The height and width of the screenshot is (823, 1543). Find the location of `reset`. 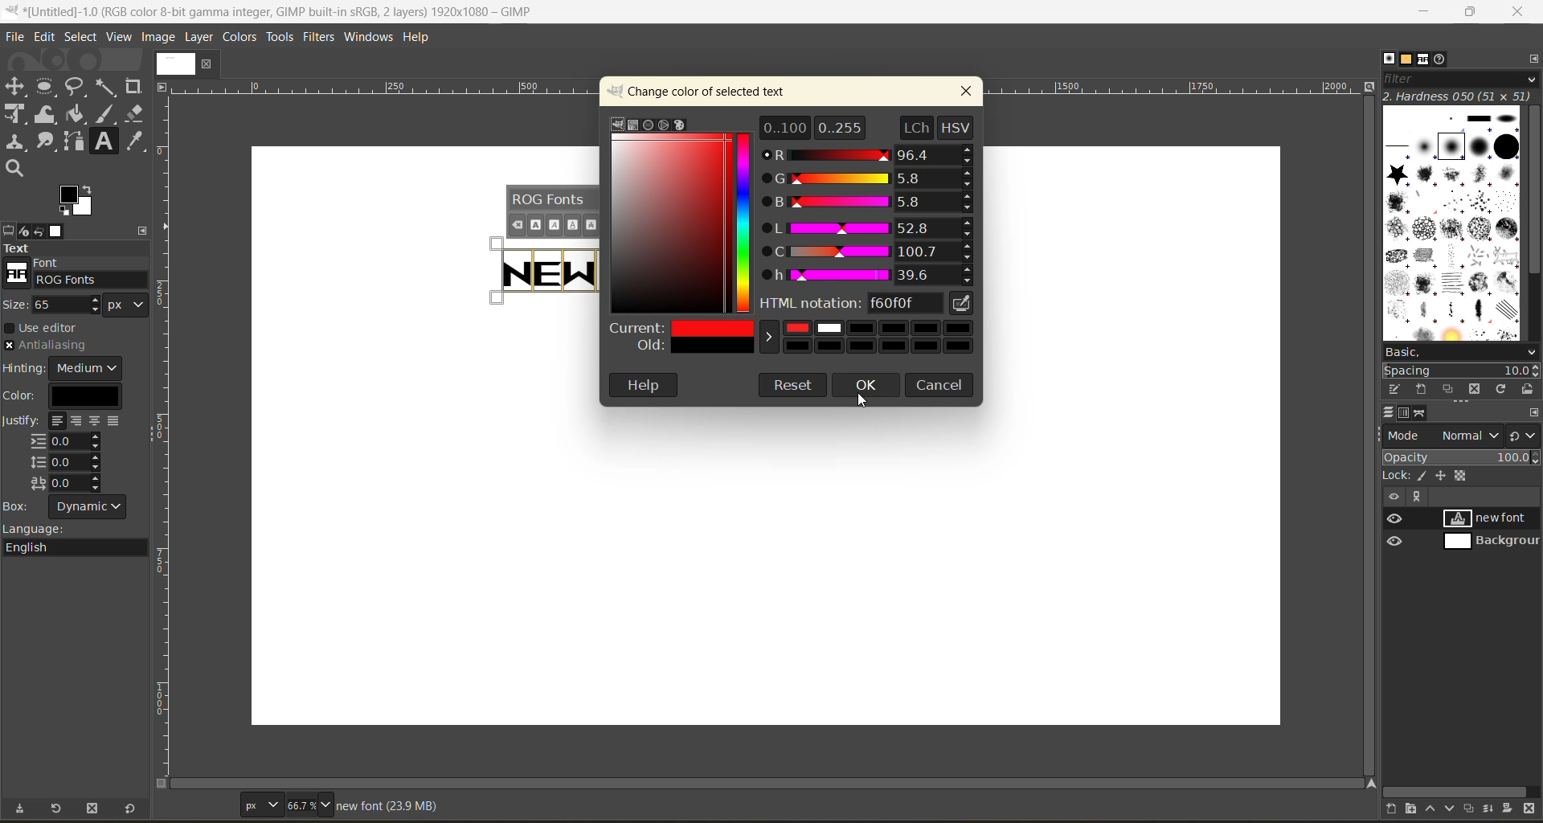

reset is located at coordinates (135, 807).